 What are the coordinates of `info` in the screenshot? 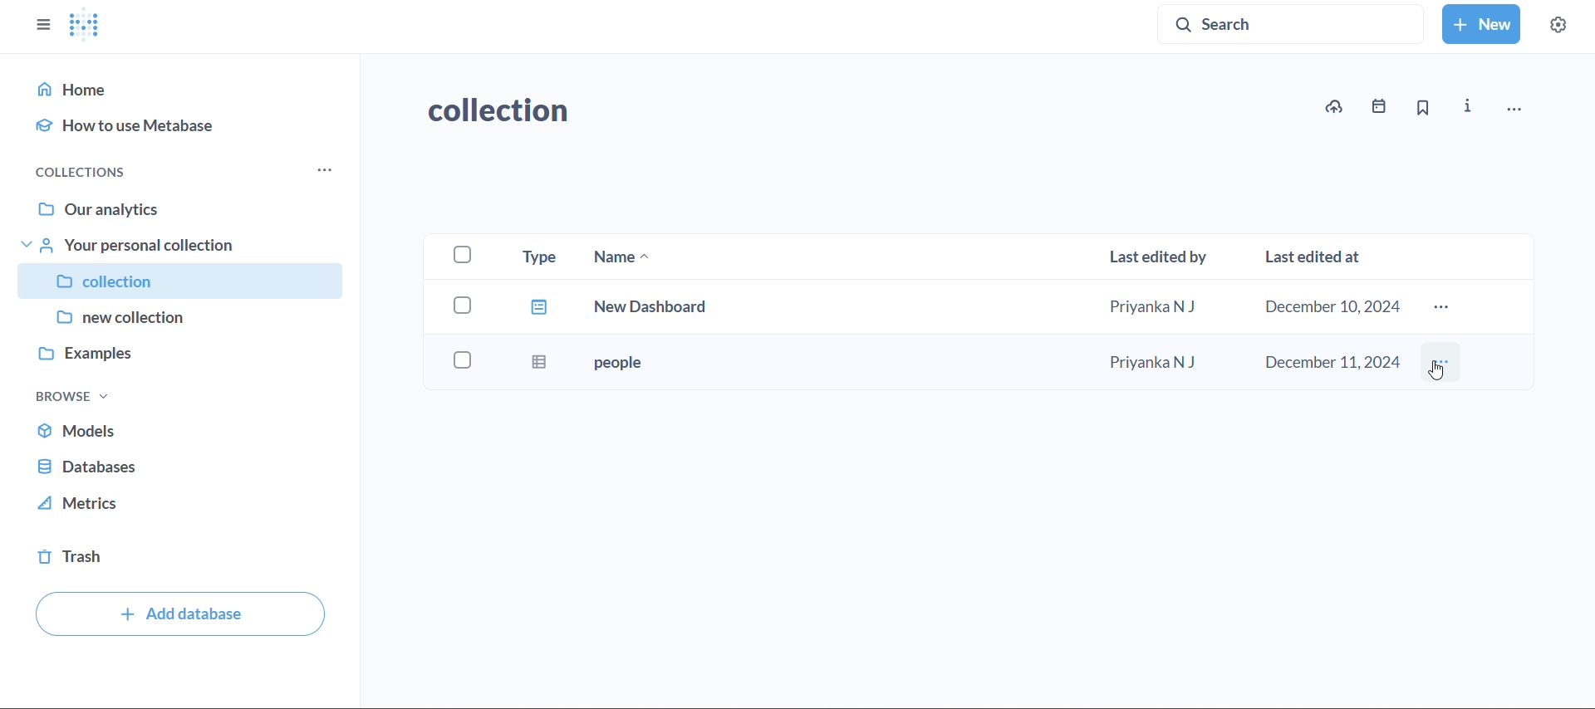 It's located at (1465, 108).